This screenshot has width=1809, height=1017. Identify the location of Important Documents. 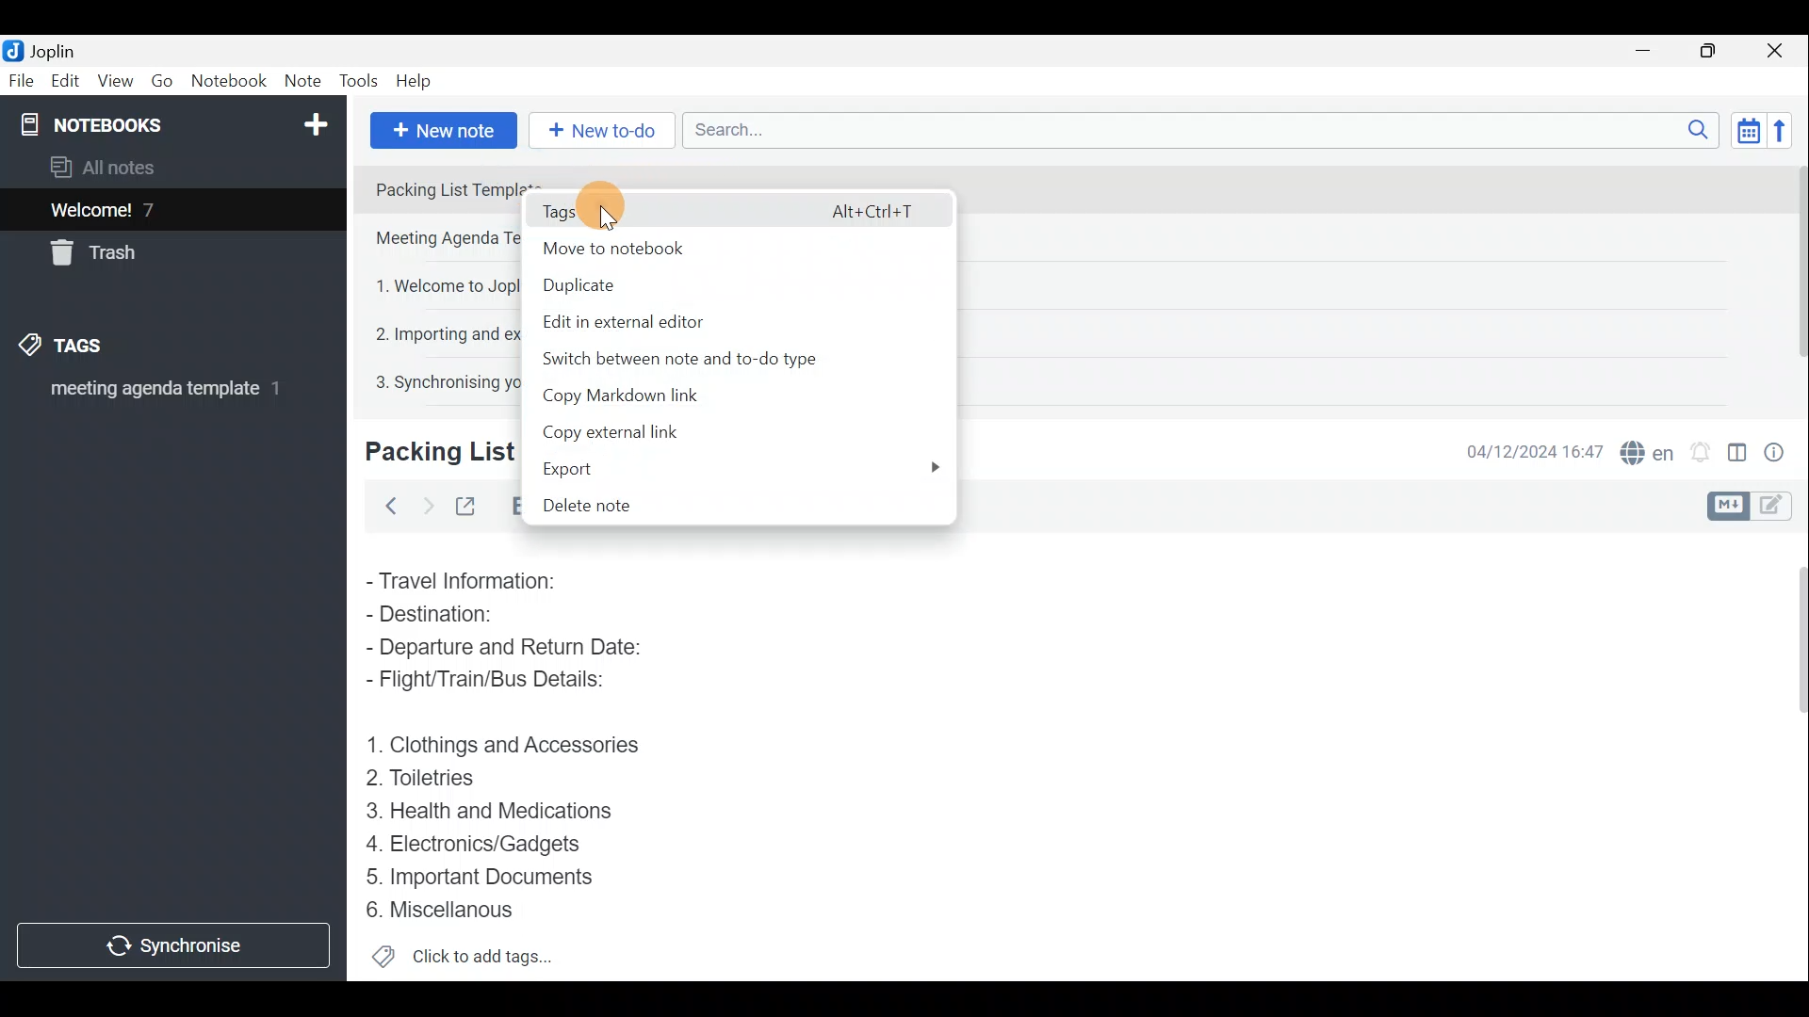
(484, 876).